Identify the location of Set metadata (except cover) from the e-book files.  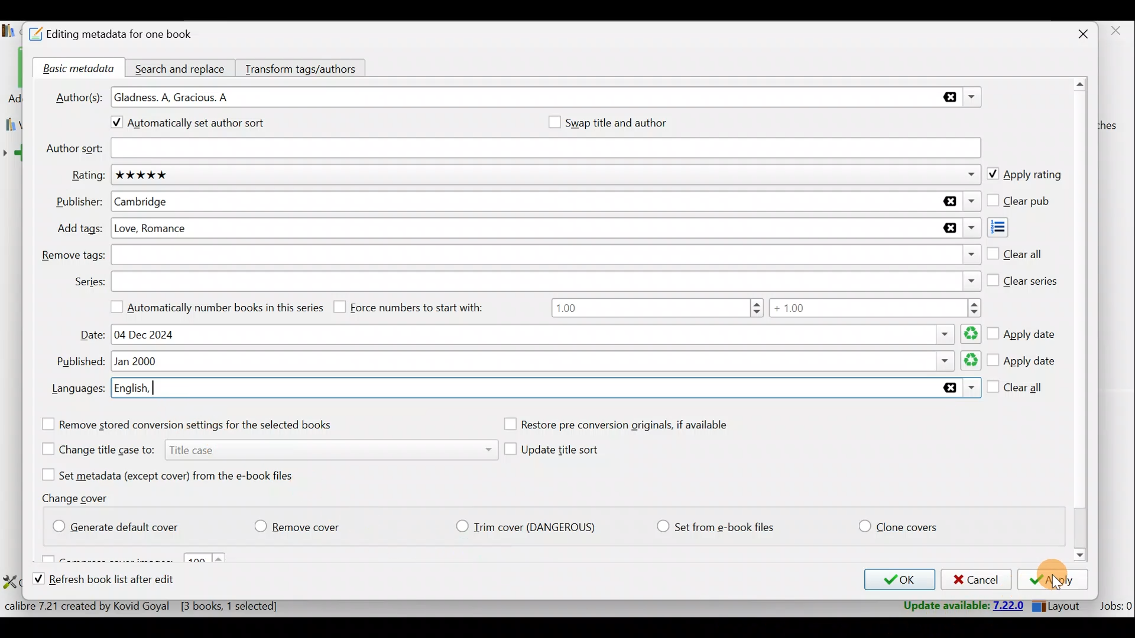
(182, 474).